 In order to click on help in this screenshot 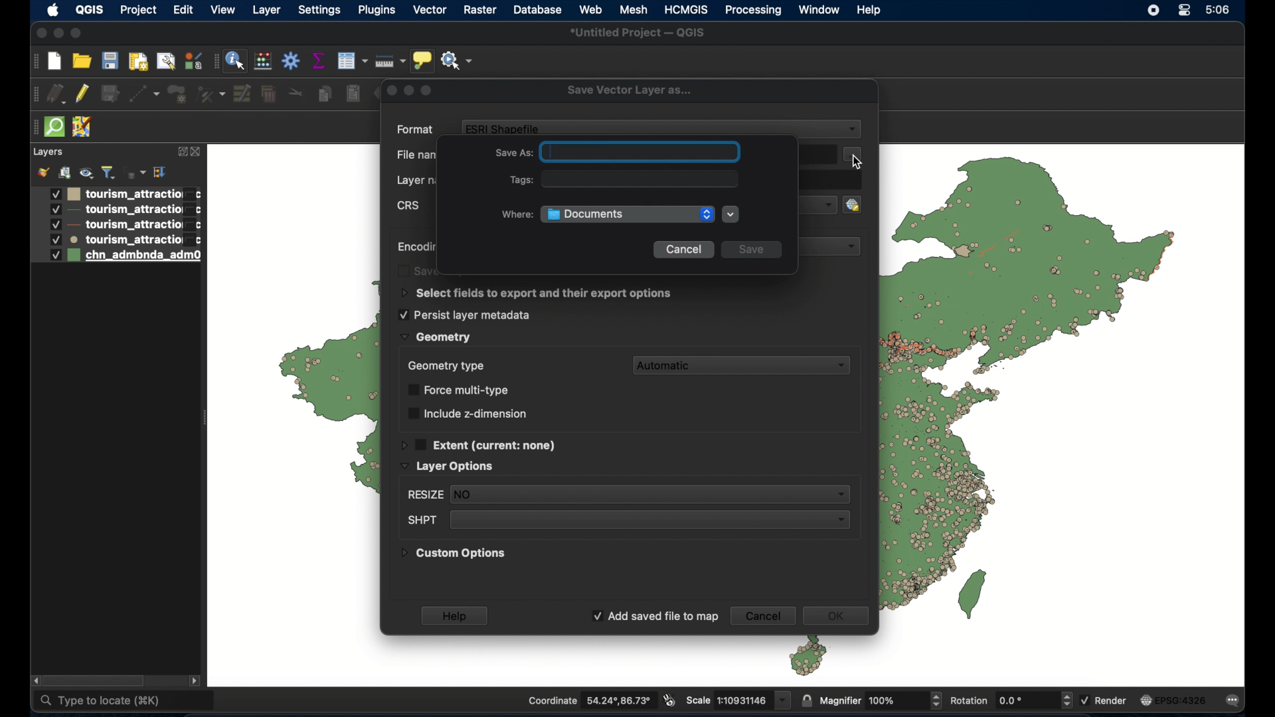, I will do `click(870, 10)`.